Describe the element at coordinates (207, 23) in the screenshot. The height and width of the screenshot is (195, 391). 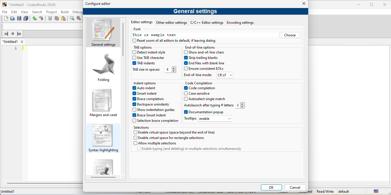
I see `c/c++ editor settings` at that location.